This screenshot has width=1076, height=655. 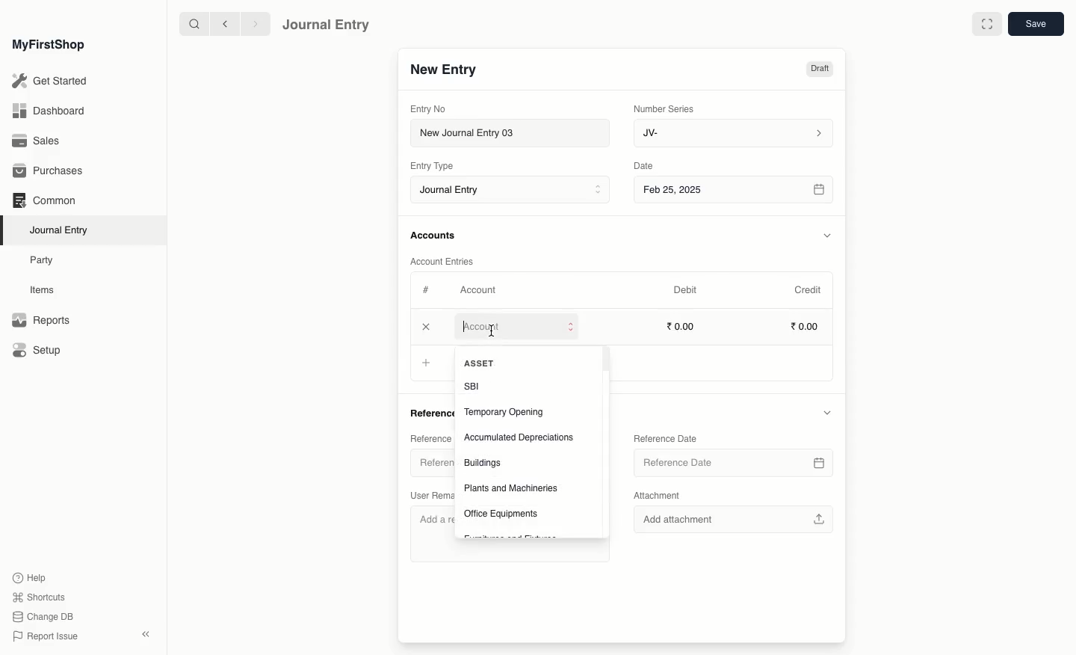 What do you see at coordinates (519, 438) in the screenshot?
I see `Accumulated Depreciations` at bounding box center [519, 438].